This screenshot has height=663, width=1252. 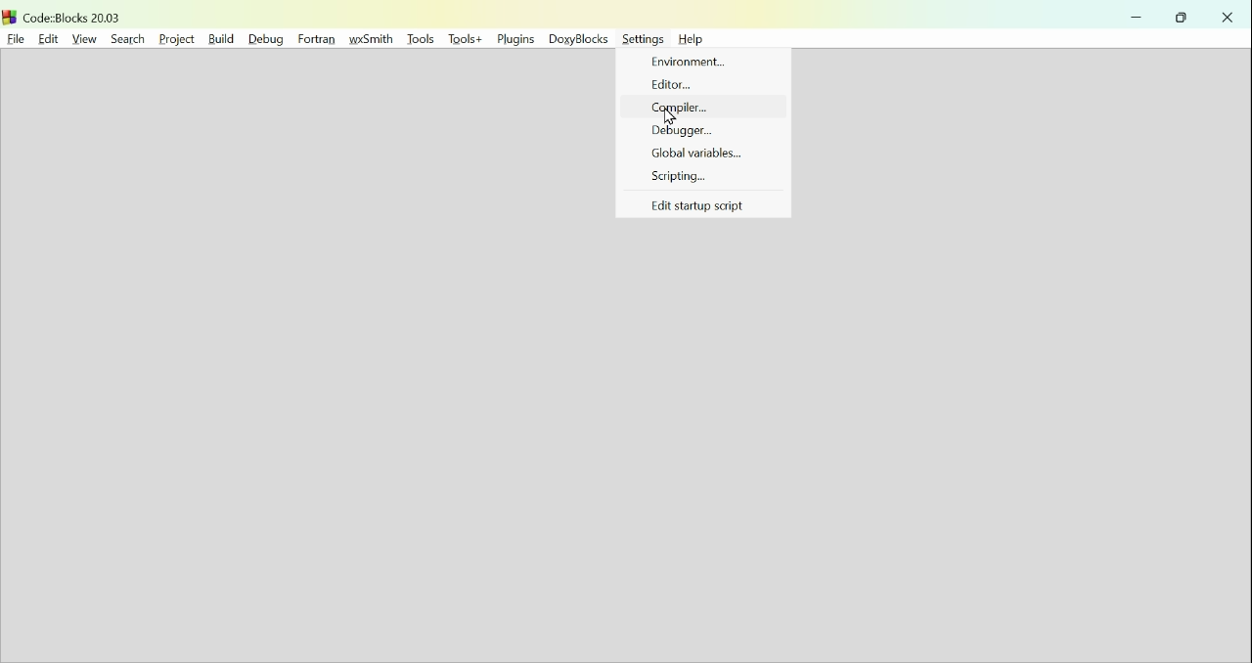 What do you see at coordinates (1137, 17) in the screenshot?
I see `minimise` at bounding box center [1137, 17].